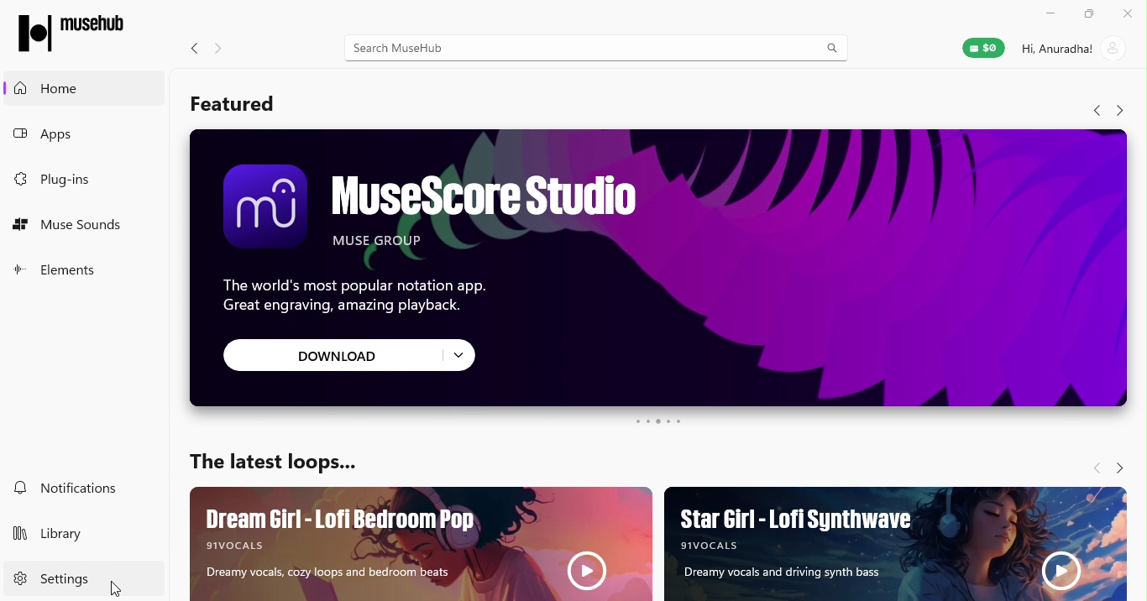 This screenshot has width=1147, height=601. Describe the element at coordinates (1130, 13) in the screenshot. I see `Close` at that location.